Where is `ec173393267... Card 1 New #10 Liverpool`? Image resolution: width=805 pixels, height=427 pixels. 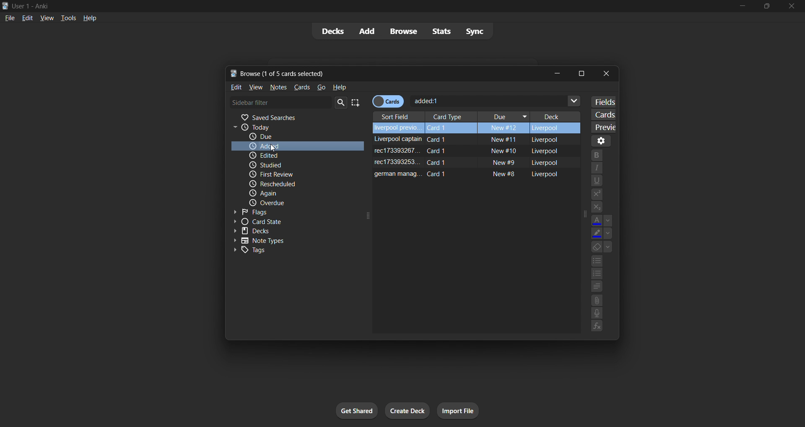
ec173393267... Card 1 New #10 Liverpool is located at coordinates (470, 151).